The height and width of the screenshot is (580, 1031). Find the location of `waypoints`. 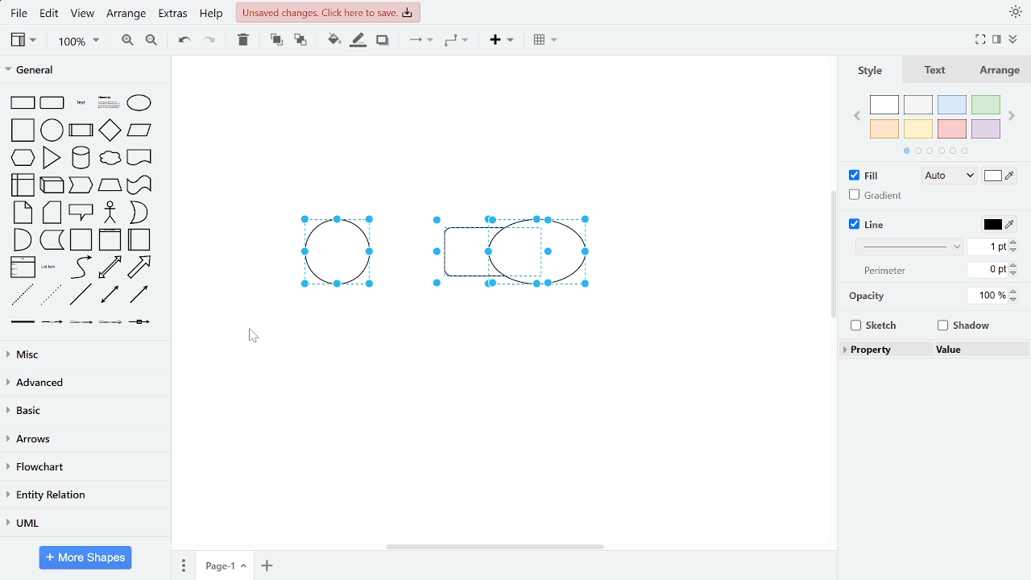

waypoints is located at coordinates (457, 42).